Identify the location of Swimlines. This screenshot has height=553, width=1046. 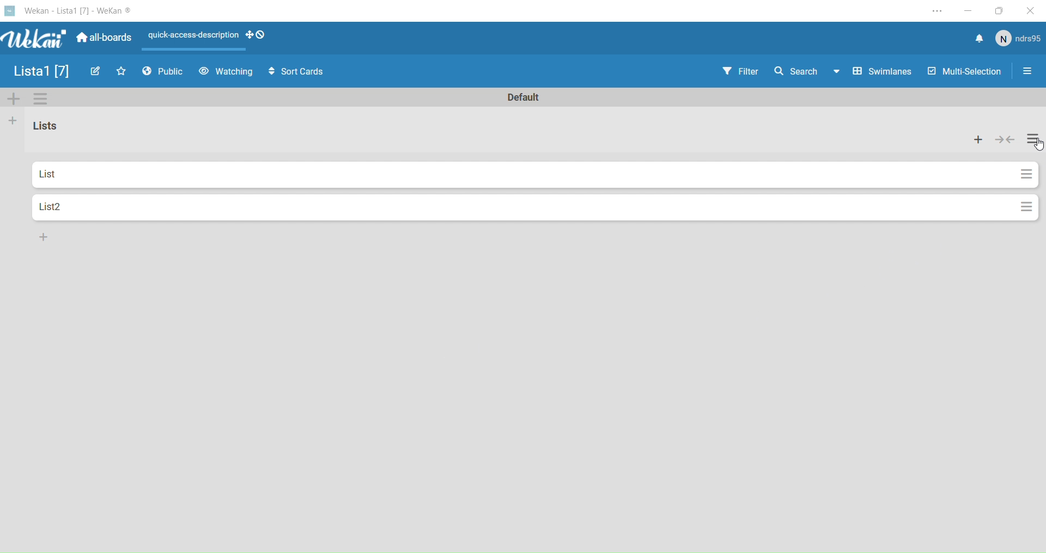
(873, 73).